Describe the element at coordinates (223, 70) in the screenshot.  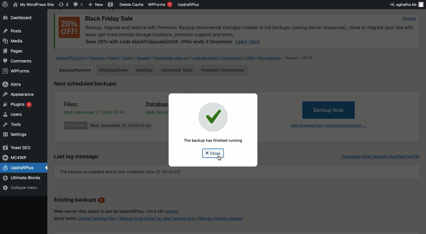
I see `Premium extensions` at that location.